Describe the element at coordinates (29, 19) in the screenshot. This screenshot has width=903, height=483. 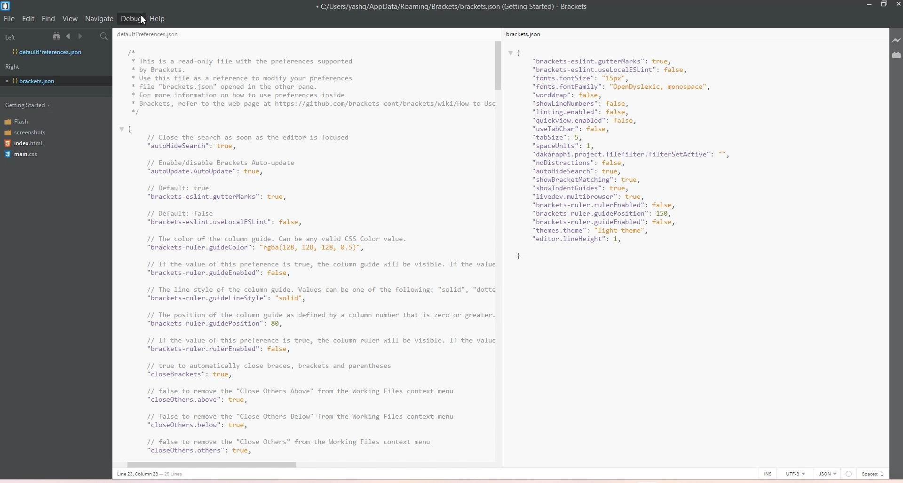
I see `Edit` at that location.